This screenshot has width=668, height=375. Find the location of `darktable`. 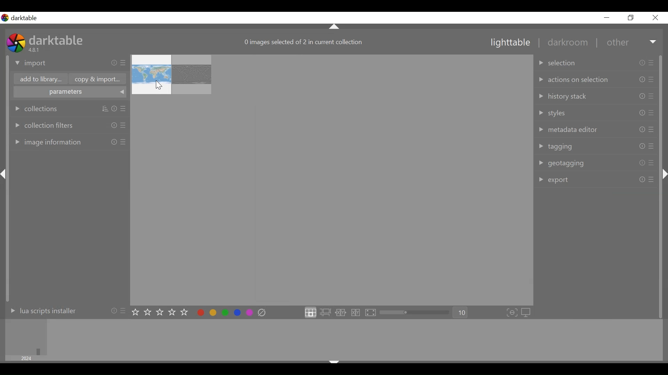

darktable is located at coordinates (59, 39).